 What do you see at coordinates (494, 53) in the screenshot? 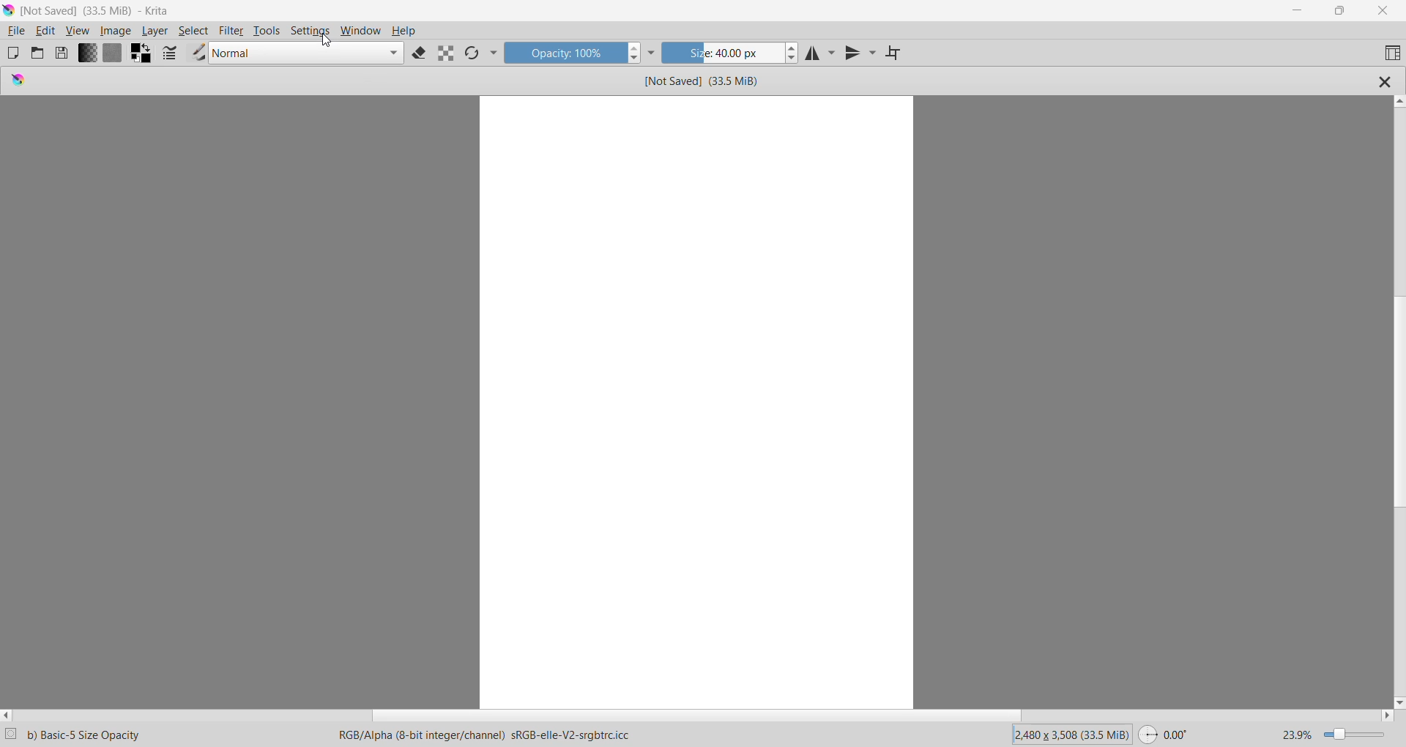
I see `More Tools` at bounding box center [494, 53].